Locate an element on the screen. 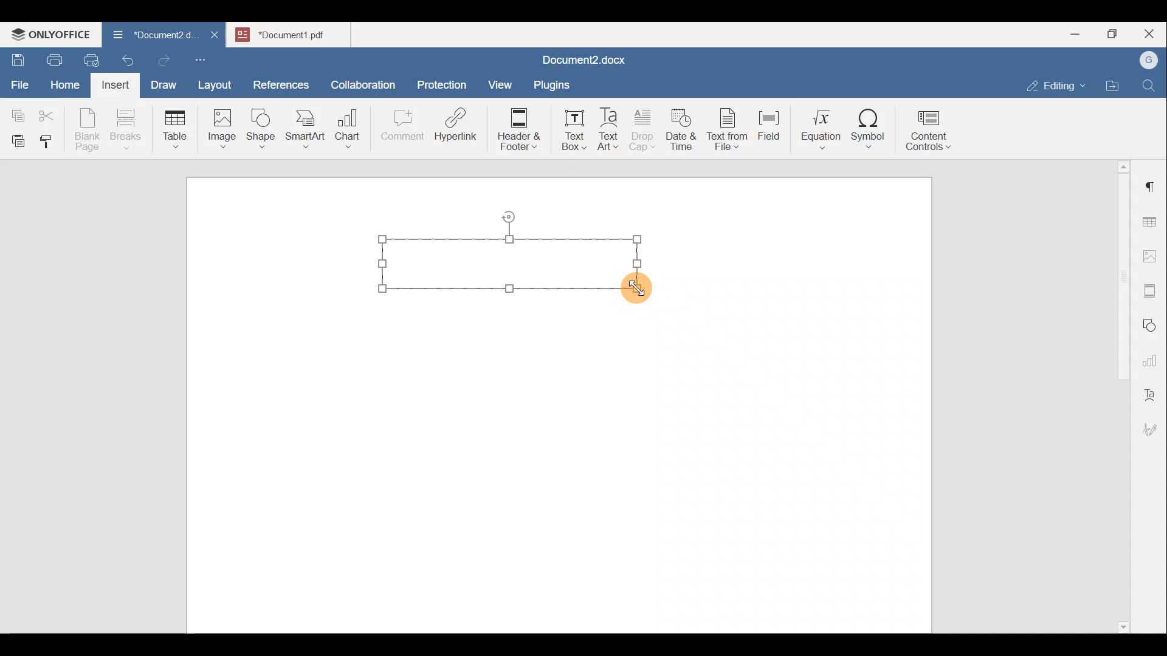 The height and width of the screenshot is (656, 1167). Copy style is located at coordinates (50, 138).